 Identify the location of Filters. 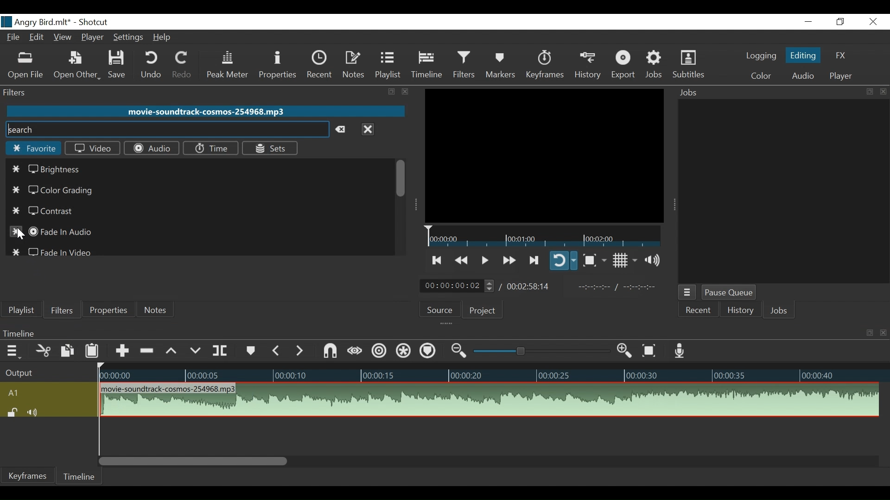
(464, 65).